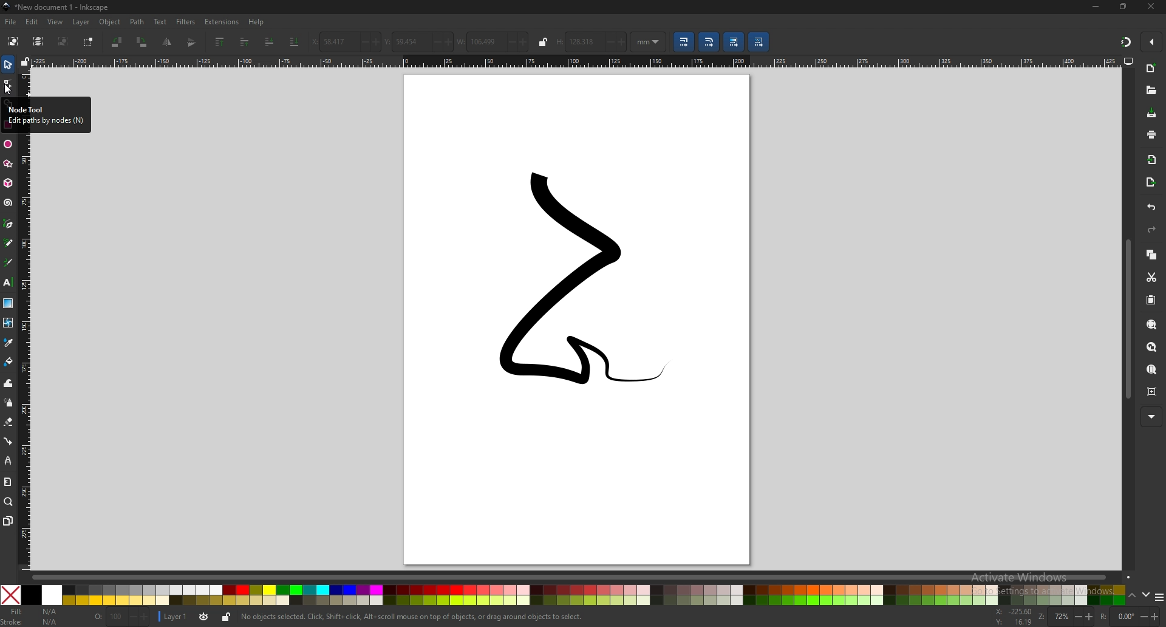 The image size is (1166, 627). What do you see at coordinates (1151, 230) in the screenshot?
I see `redo` at bounding box center [1151, 230].